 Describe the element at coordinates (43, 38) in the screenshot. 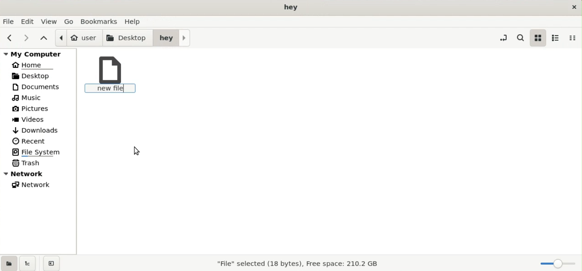

I see `parent folders` at that location.